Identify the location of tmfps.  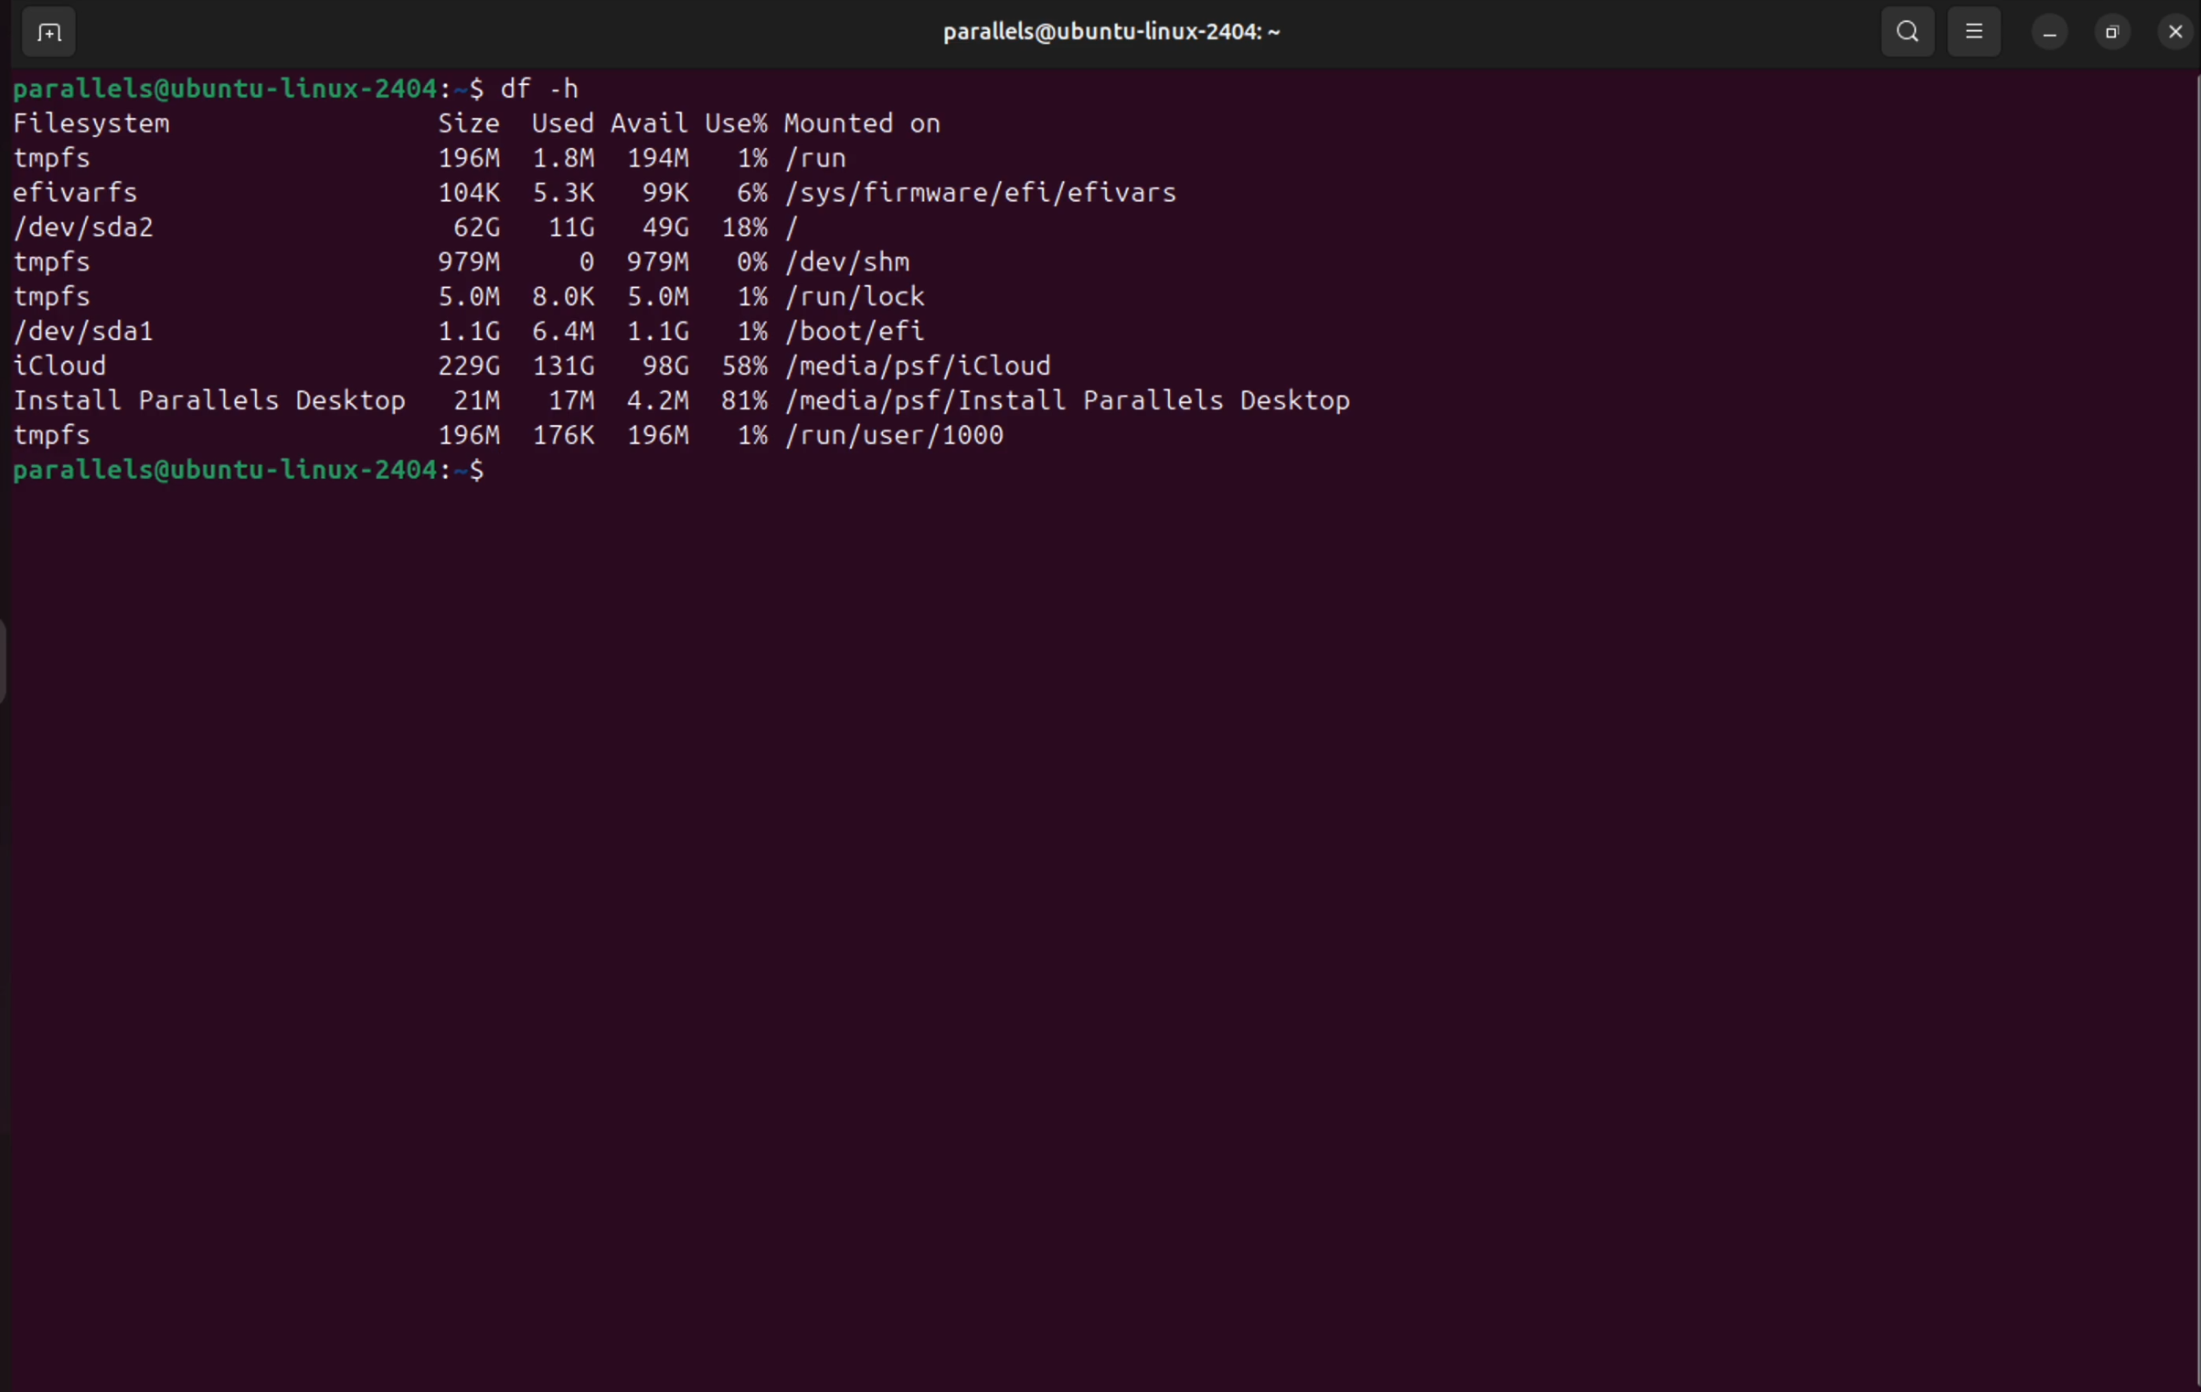
(54, 162).